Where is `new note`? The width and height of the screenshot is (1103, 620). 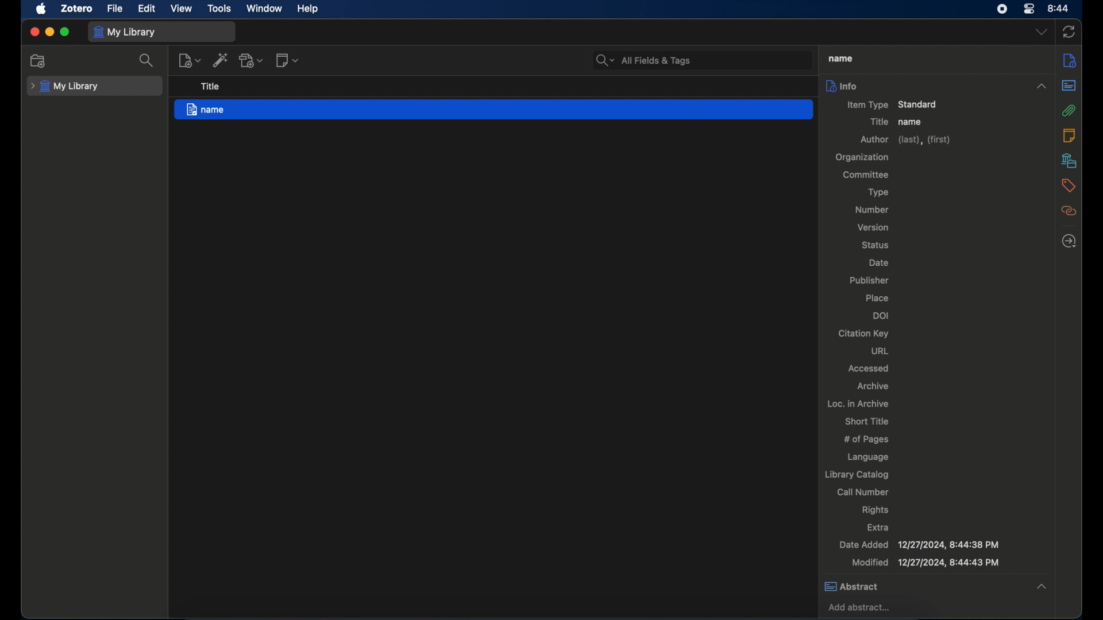
new note is located at coordinates (288, 60).